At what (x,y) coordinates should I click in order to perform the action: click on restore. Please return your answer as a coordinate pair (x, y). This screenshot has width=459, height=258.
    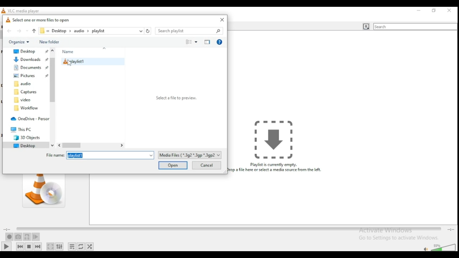
    Looking at the image, I should click on (433, 11).